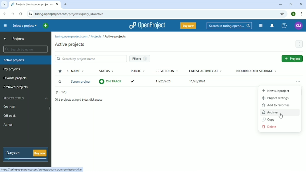 This screenshot has height=172, width=306. Describe the element at coordinates (41, 152) in the screenshot. I see `Buy now` at that location.